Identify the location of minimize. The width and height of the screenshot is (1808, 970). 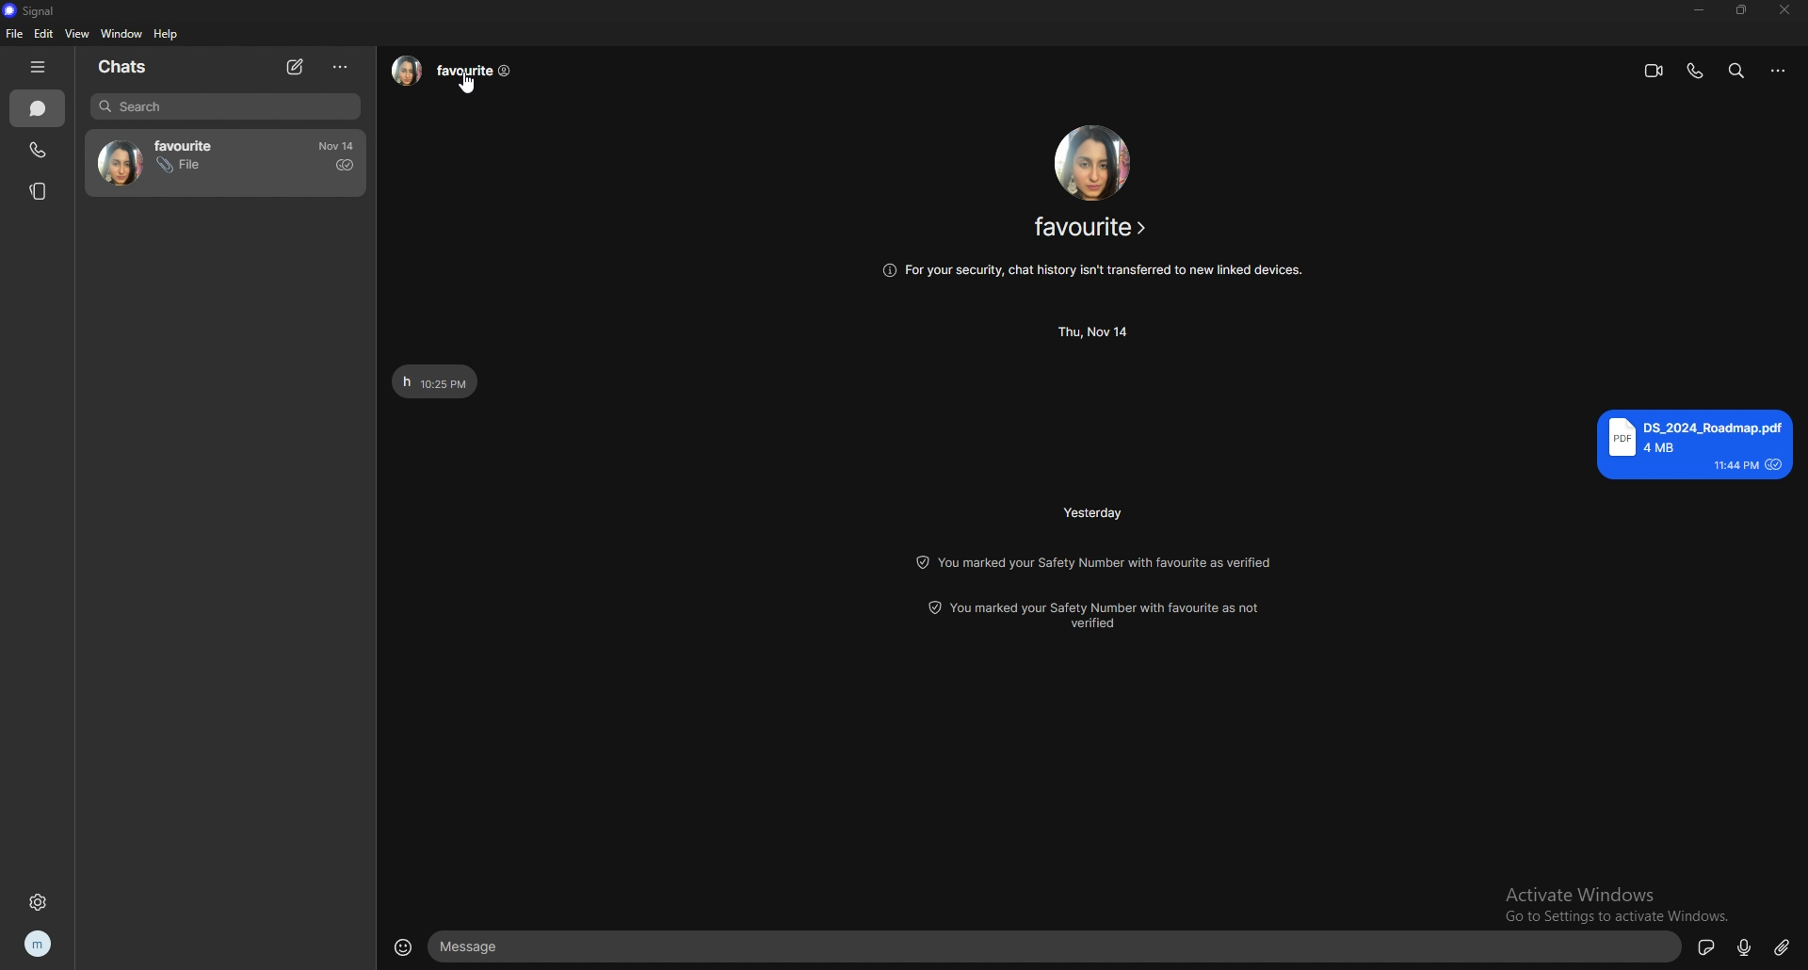
(1697, 9).